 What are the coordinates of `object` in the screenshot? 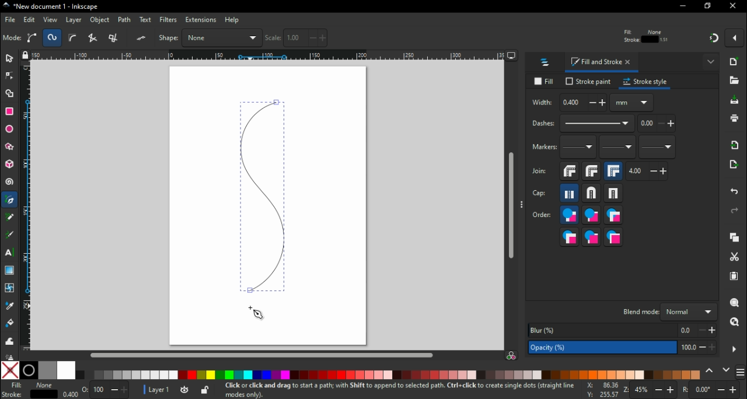 It's located at (100, 20).